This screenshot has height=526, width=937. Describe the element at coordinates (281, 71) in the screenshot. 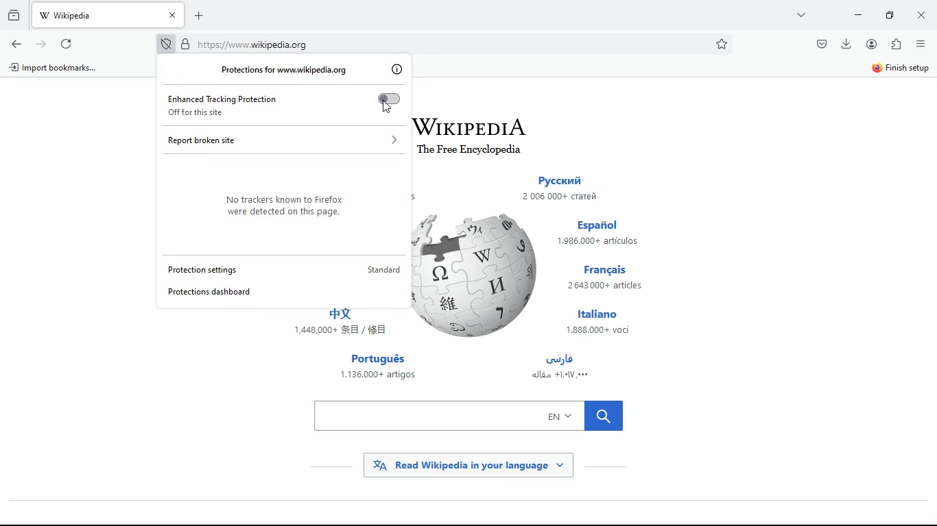

I see `protection for www.wikipedia.org` at that location.